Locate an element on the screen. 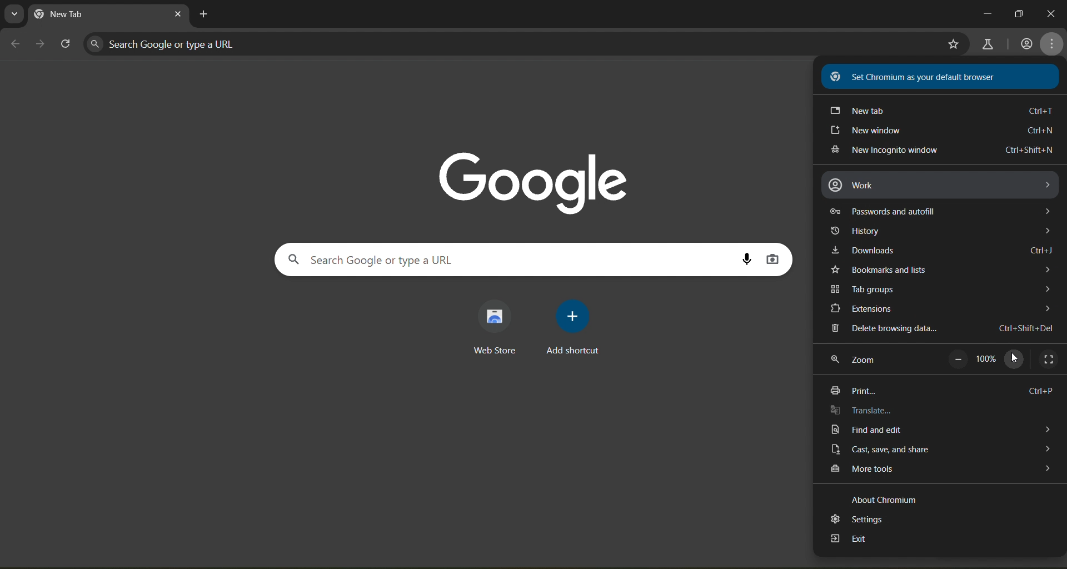  bookmark page is located at coordinates (953, 45).